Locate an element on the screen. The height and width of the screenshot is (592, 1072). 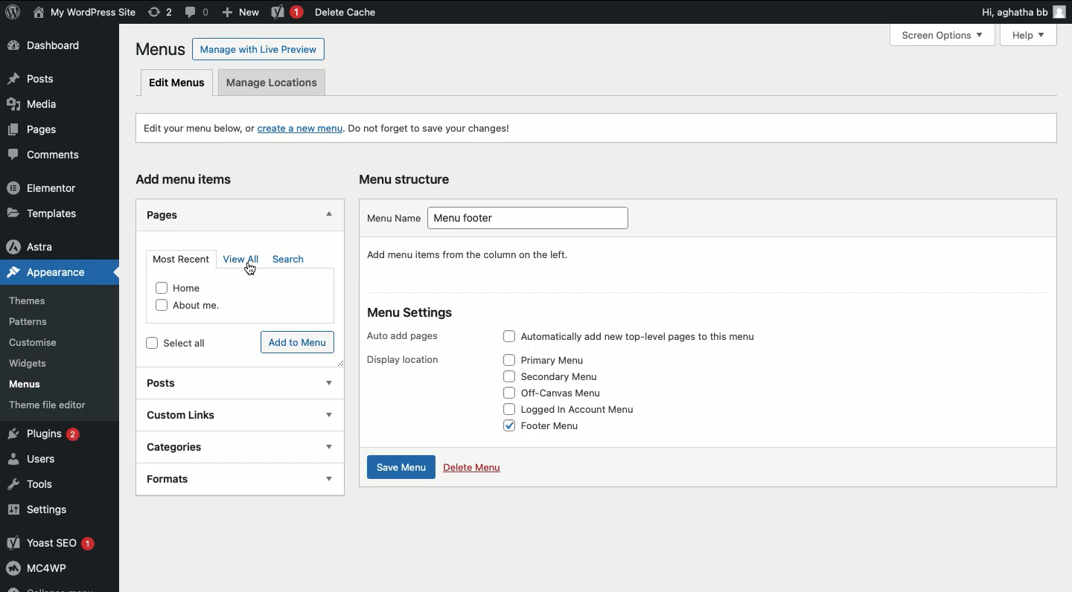
user icon is located at coordinates (1060, 13).